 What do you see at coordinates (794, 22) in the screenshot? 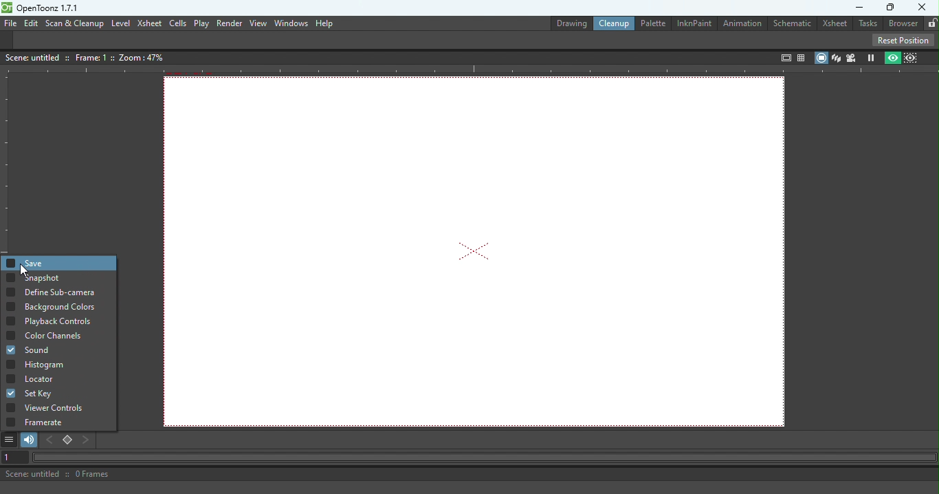
I see `Schematic` at bounding box center [794, 22].